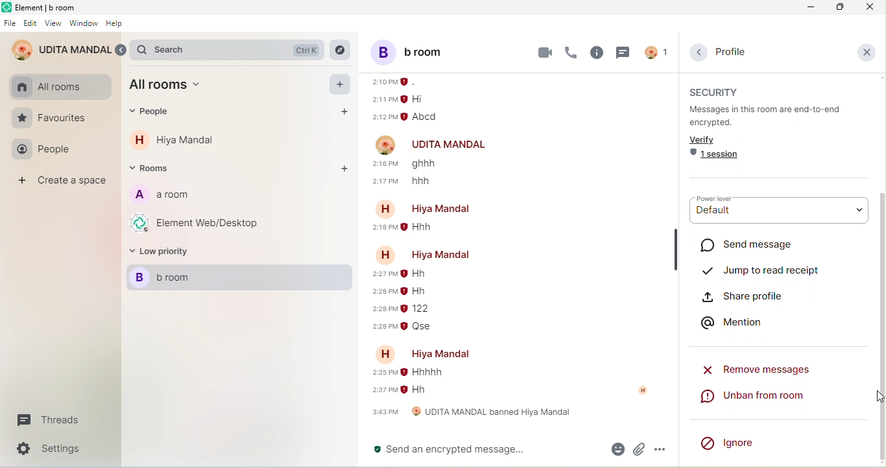 The width and height of the screenshot is (886, 468). What do you see at coordinates (30, 23) in the screenshot?
I see `edit` at bounding box center [30, 23].